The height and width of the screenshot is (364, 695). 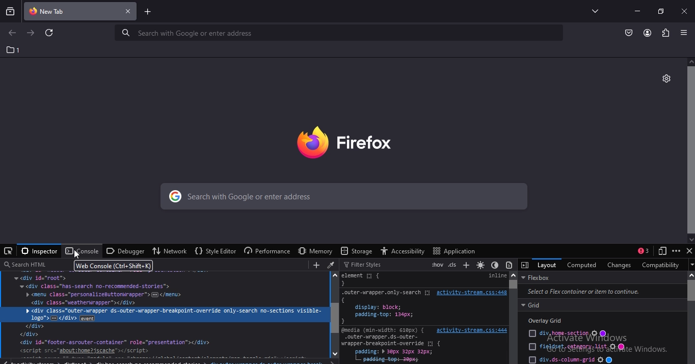 I want to click on scroll bar, so click(x=691, y=288).